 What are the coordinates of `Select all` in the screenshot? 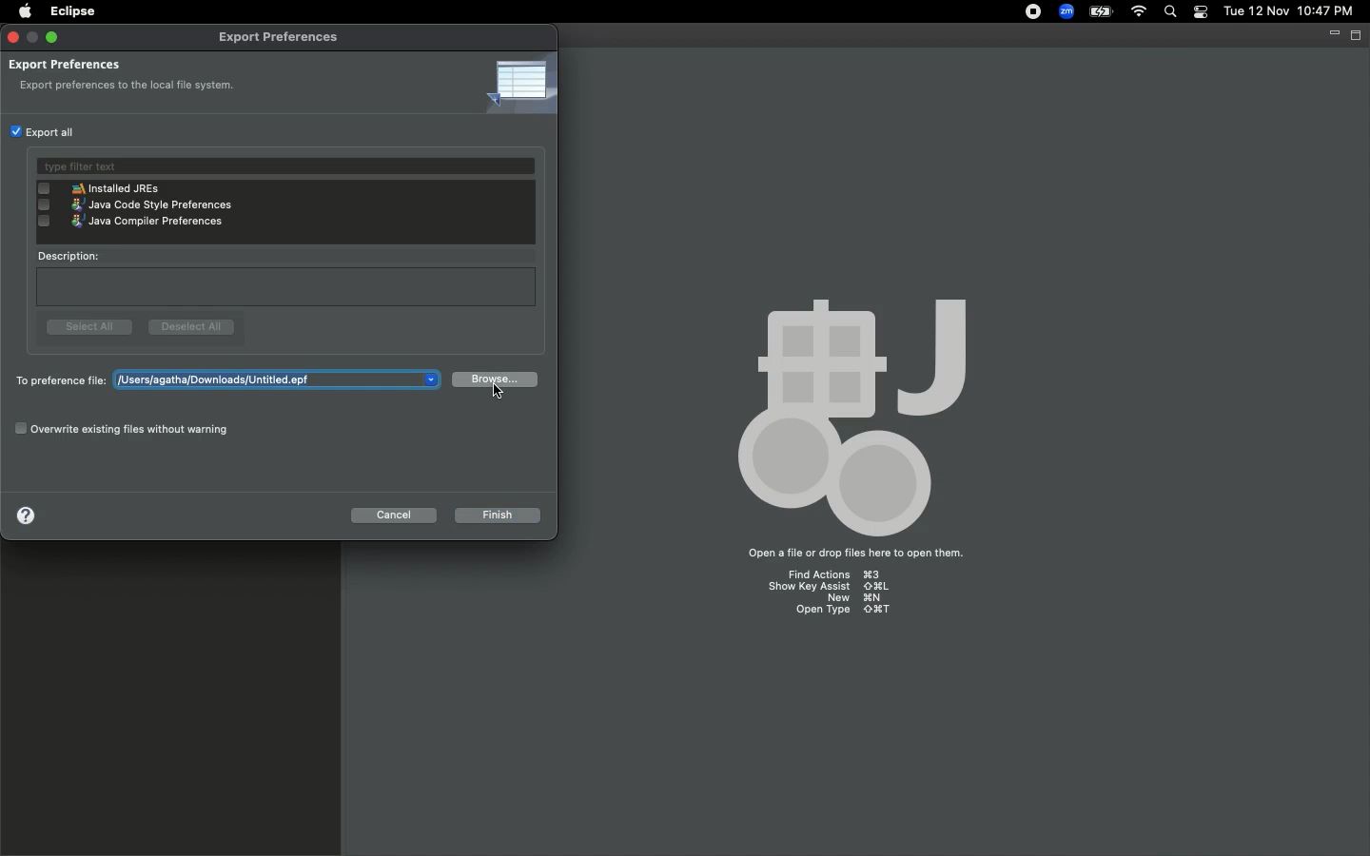 It's located at (89, 326).